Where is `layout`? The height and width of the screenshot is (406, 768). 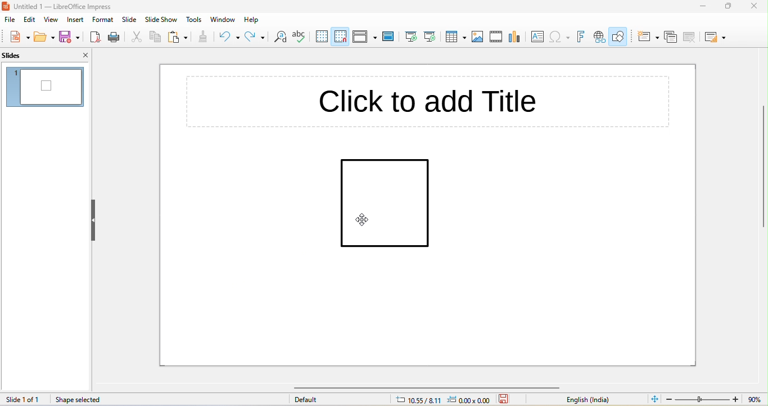 layout is located at coordinates (716, 38).